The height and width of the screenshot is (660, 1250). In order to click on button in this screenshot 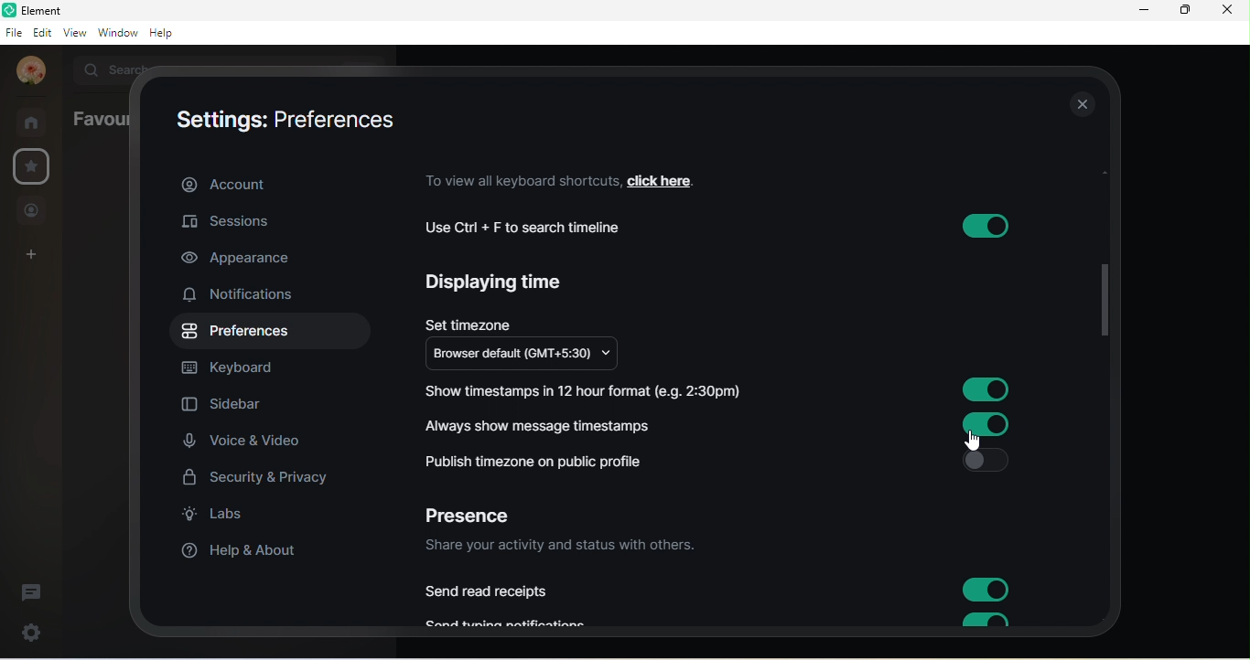, I will do `click(982, 226)`.